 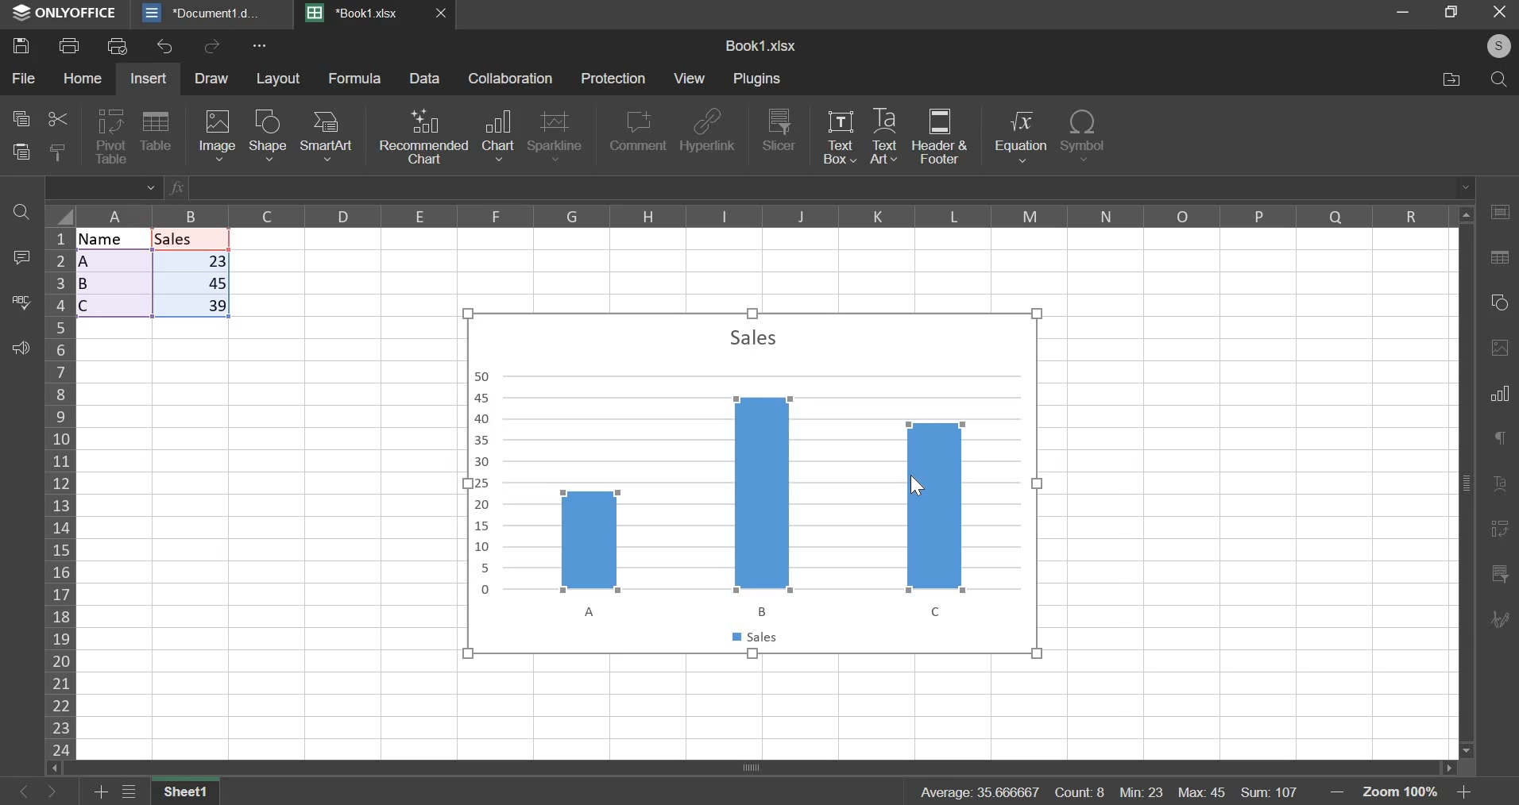 What do you see at coordinates (707, 130) in the screenshot?
I see `hyperlink` at bounding box center [707, 130].